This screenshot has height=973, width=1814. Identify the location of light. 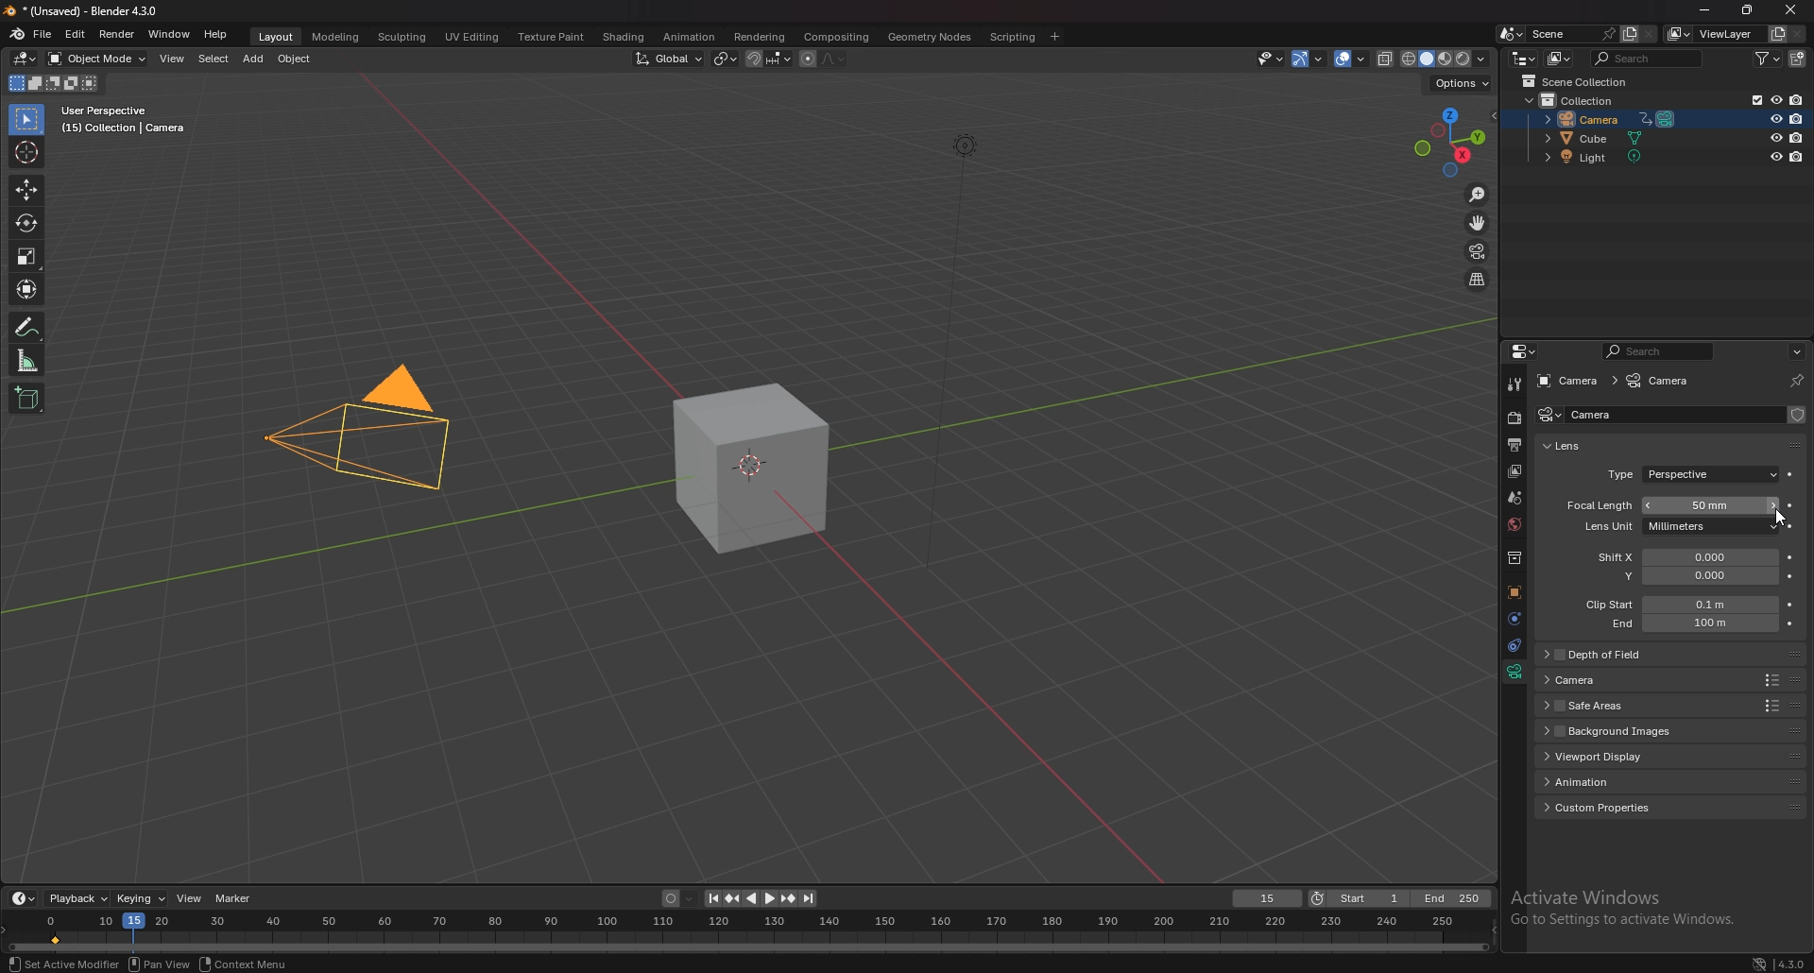
(1600, 159).